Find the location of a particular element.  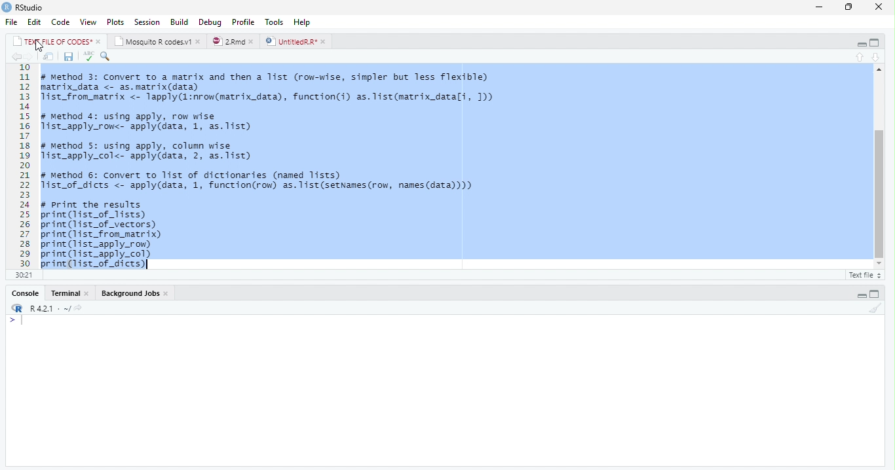

Scroll is located at coordinates (878, 168).